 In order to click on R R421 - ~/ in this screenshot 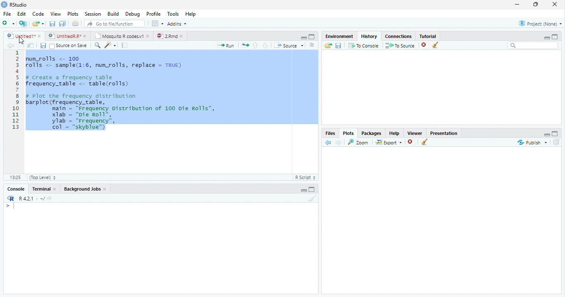, I will do `click(29, 198)`.